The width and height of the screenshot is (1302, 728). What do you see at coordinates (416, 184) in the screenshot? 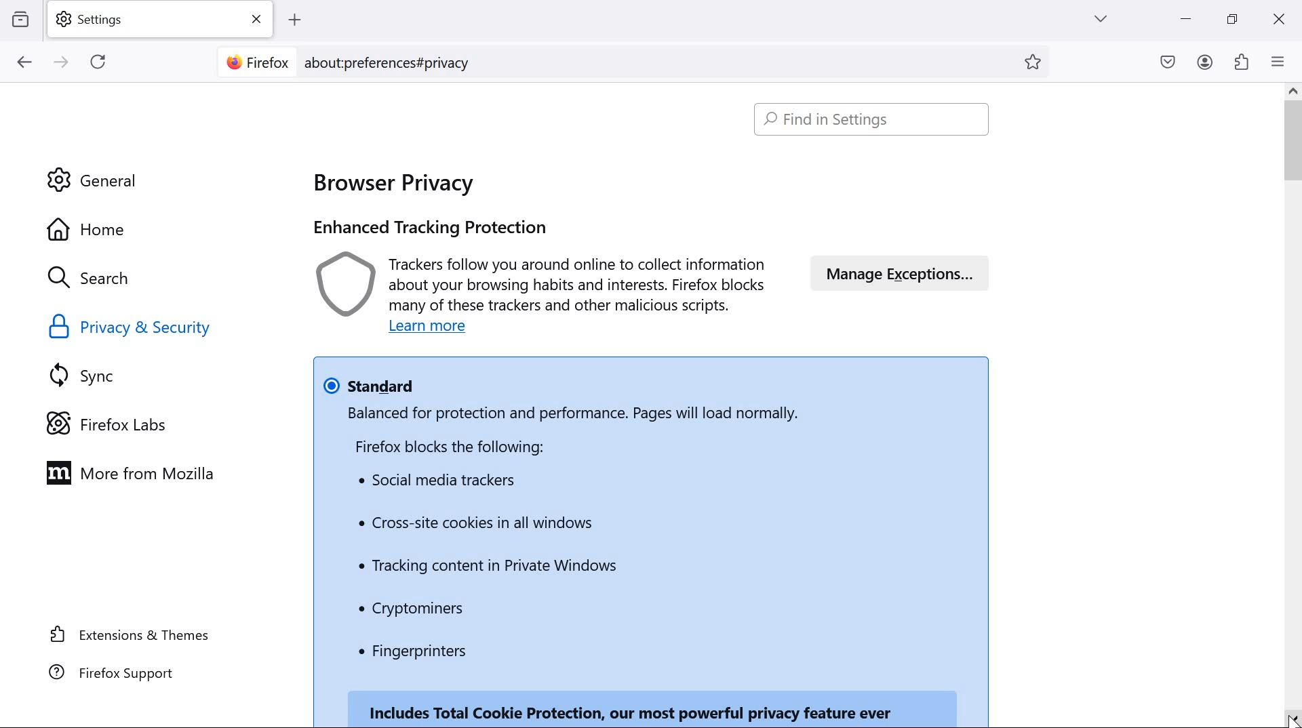
I see `browser privacy` at bounding box center [416, 184].